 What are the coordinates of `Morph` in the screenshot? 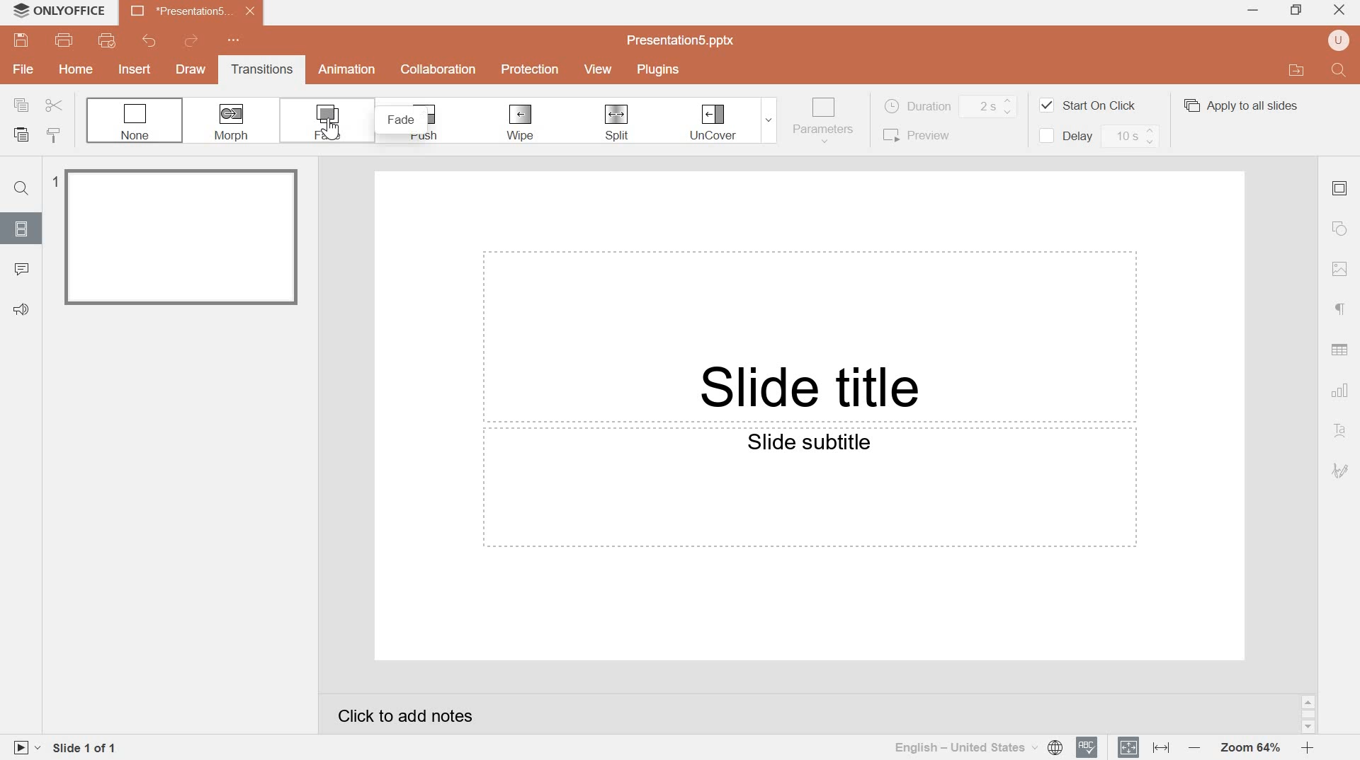 It's located at (232, 120).